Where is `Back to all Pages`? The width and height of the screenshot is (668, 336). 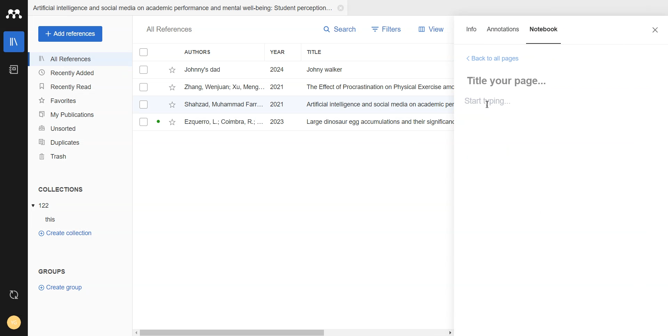 Back to all Pages is located at coordinates (493, 59).